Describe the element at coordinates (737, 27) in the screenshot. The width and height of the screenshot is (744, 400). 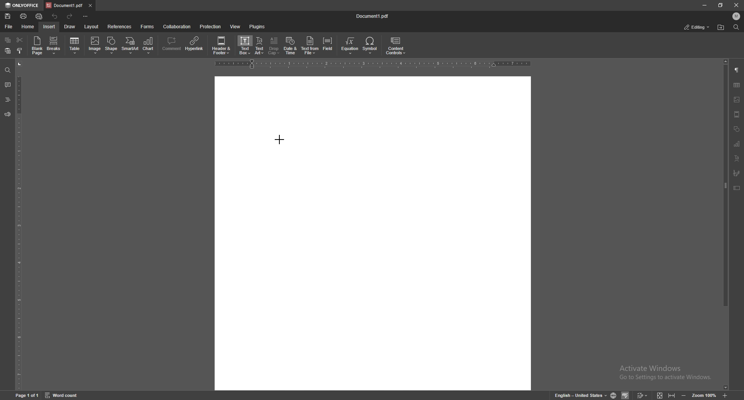
I see `find` at that location.